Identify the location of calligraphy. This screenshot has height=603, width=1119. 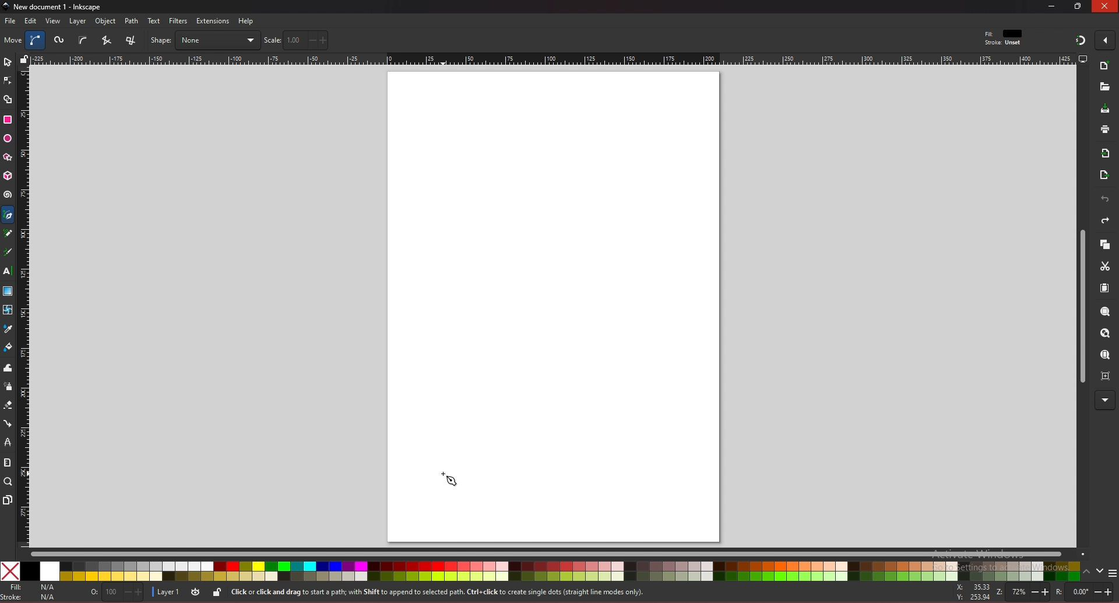
(10, 253).